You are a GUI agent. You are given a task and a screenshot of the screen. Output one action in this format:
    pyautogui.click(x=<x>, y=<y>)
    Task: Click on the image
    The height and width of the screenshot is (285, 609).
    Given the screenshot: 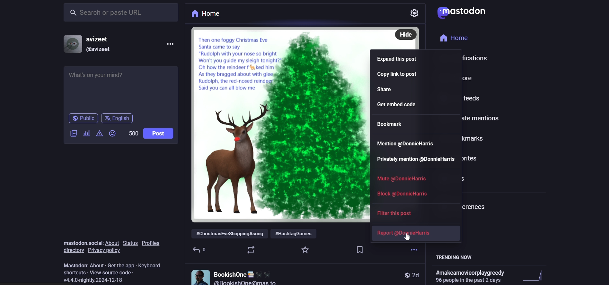 What is the action you would take?
    pyautogui.click(x=278, y=123)
    